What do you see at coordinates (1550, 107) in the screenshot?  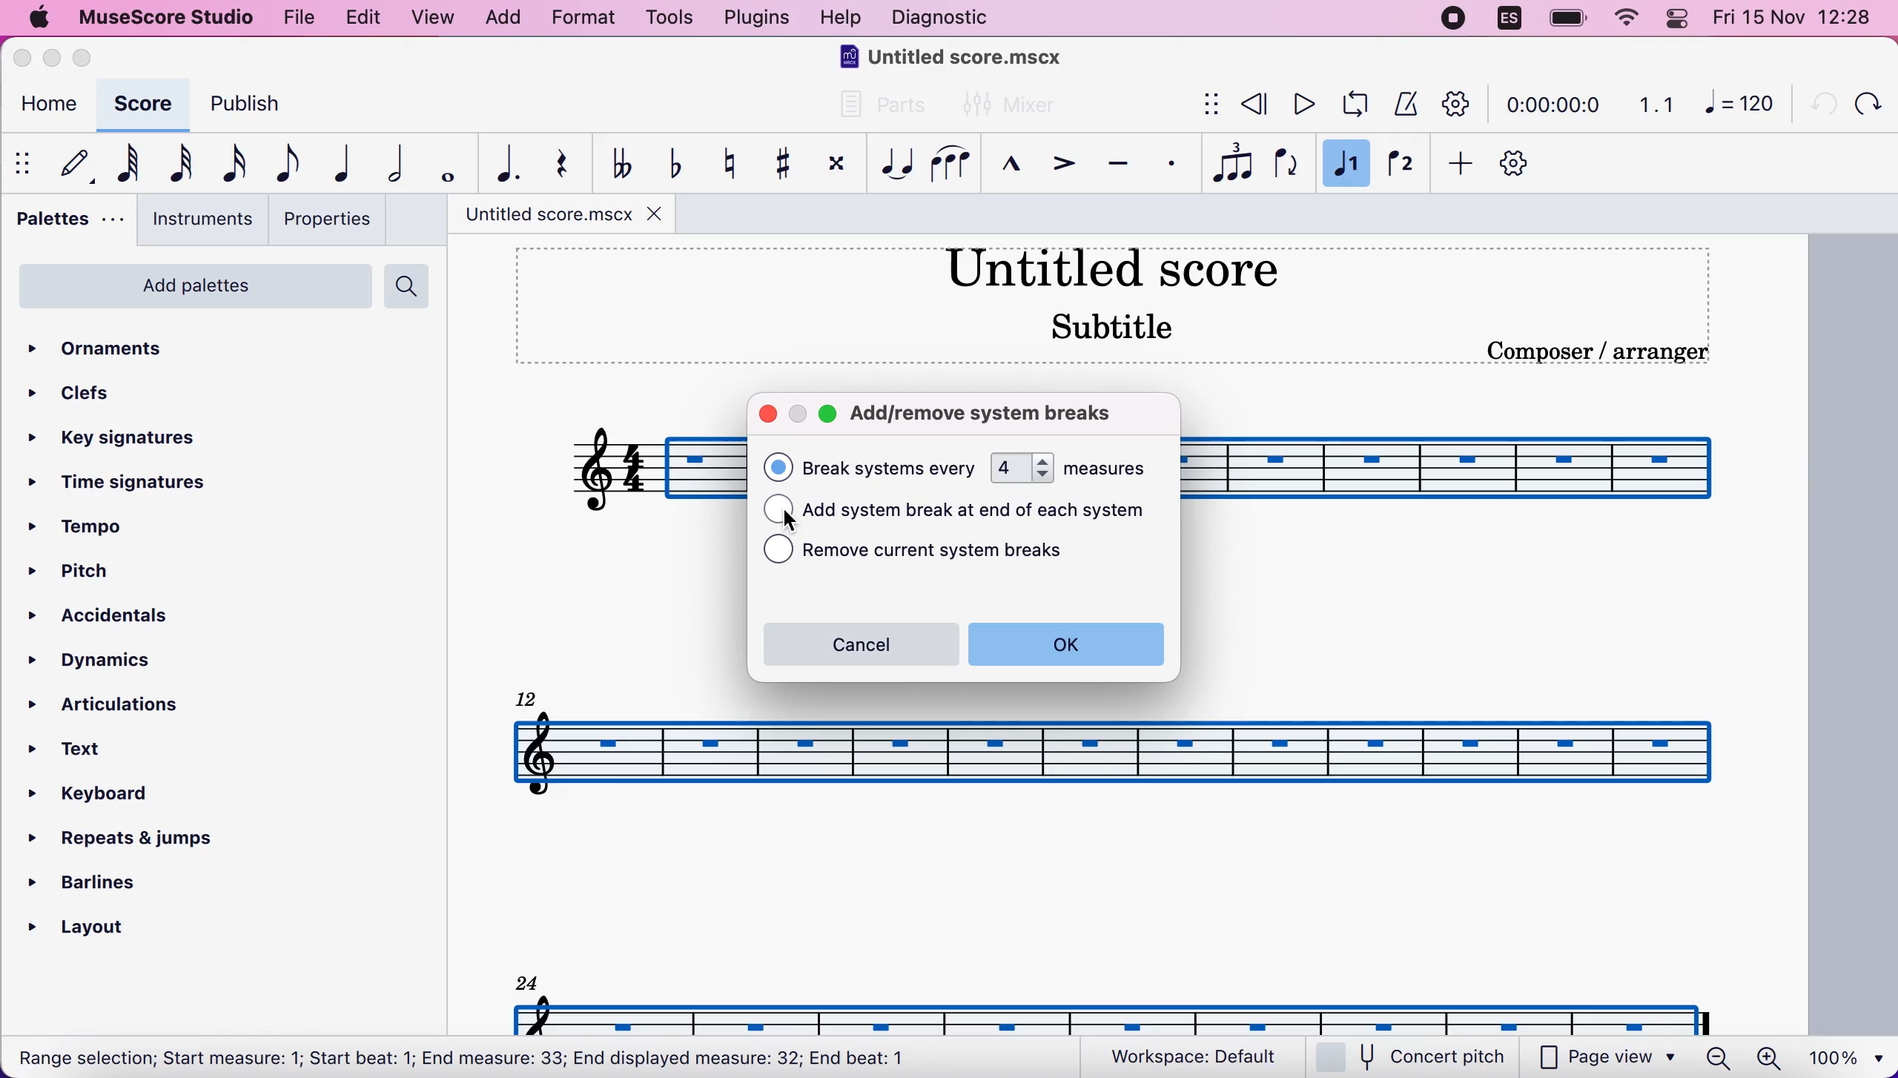 I see `time` at bounding box center [1550, 107].